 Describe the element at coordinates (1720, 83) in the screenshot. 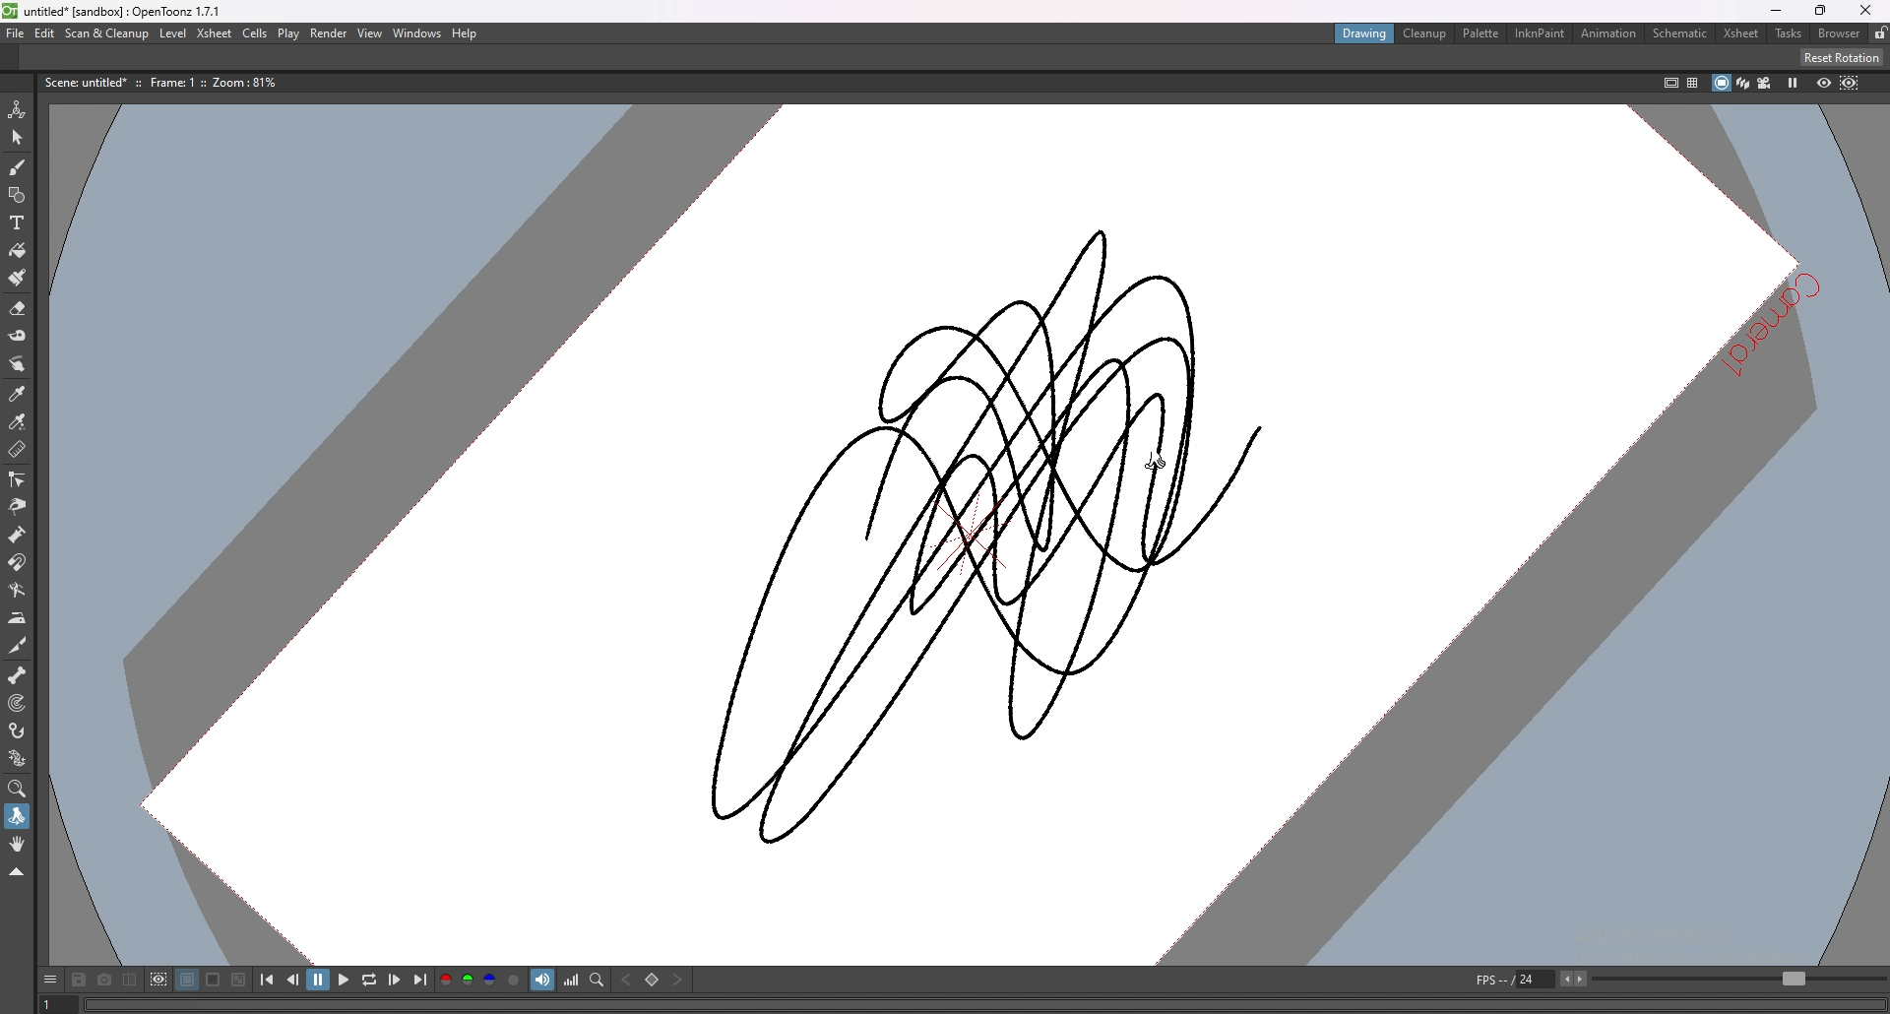

I see `camera stand view` at that location.